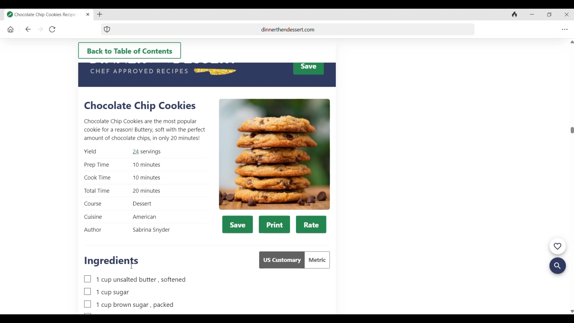 This screenshot has width=574, height=323. Describe the element at coordinates (317, 260) in the screenshot. I see `Metric` at that location.